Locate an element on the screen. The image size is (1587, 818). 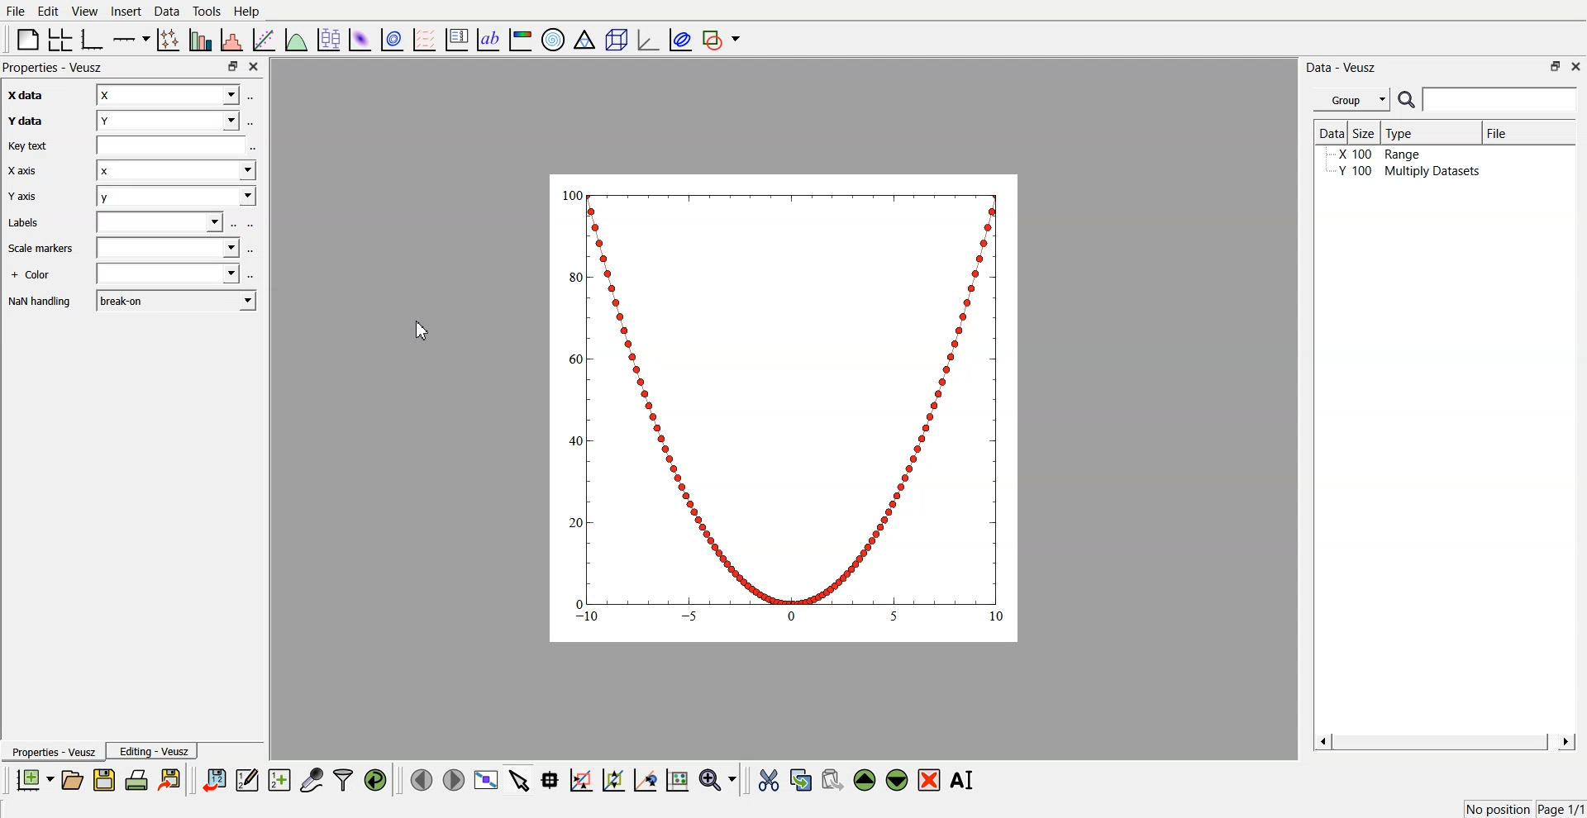
add a shape is located at coordinates (722, 40).